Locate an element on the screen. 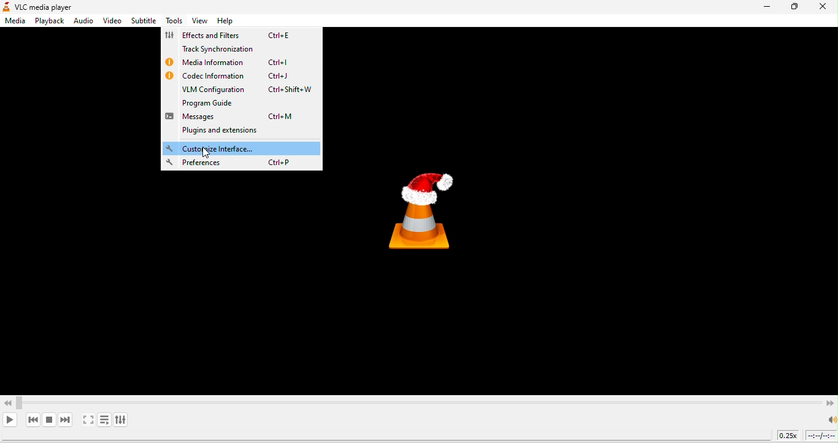 This screenshot has width=838, height=443. stop playback is located at coordinates (48, 420).